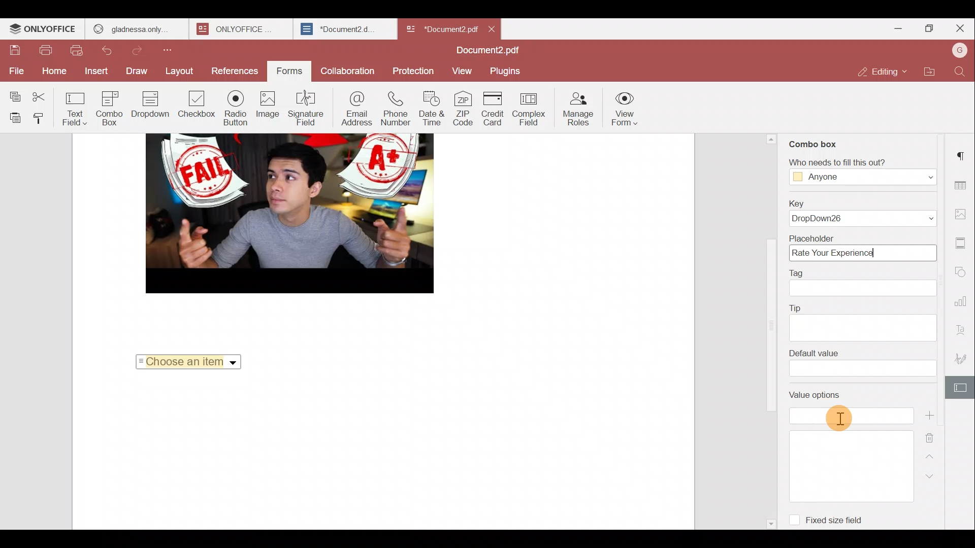 This screenshot has width=975, height=548. Describe the element at coordinates (930, 460) in the screenshot. I see `Up` at that location.